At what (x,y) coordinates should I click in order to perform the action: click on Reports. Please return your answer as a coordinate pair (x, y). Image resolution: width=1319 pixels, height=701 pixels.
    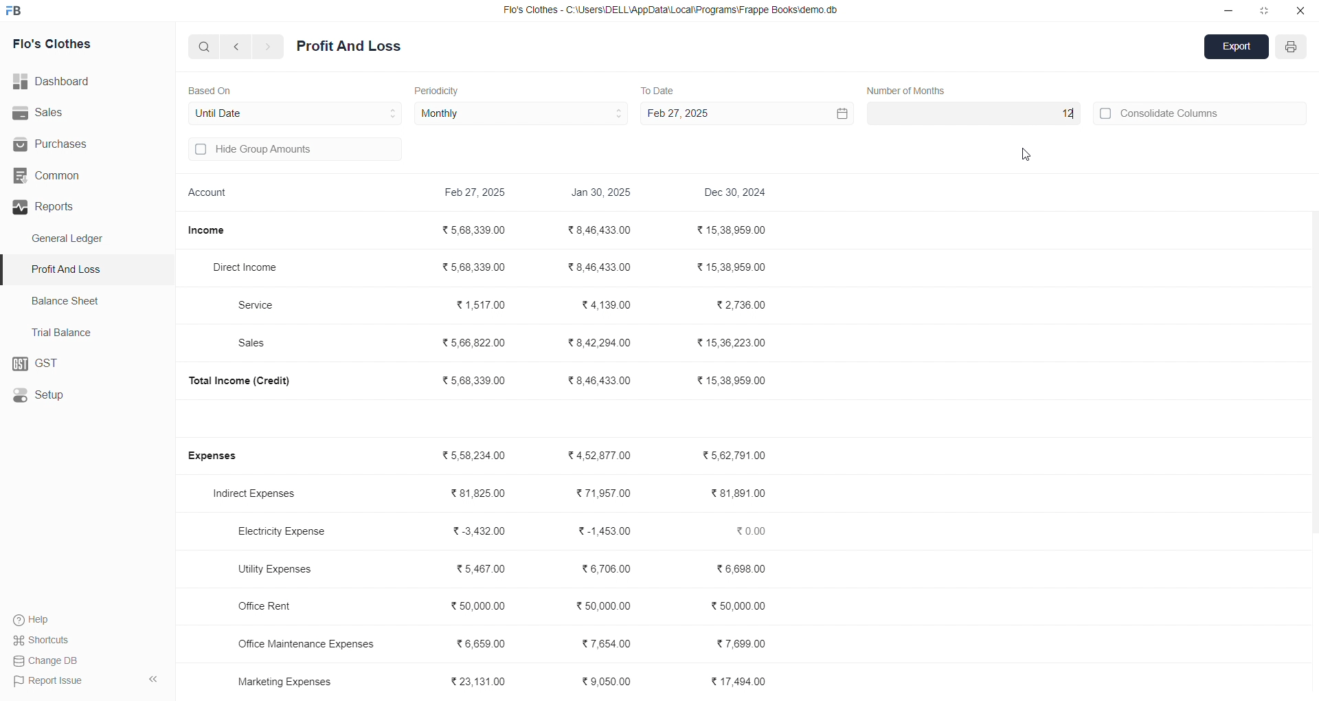
    Looking at the image, I should click on (82, 207).